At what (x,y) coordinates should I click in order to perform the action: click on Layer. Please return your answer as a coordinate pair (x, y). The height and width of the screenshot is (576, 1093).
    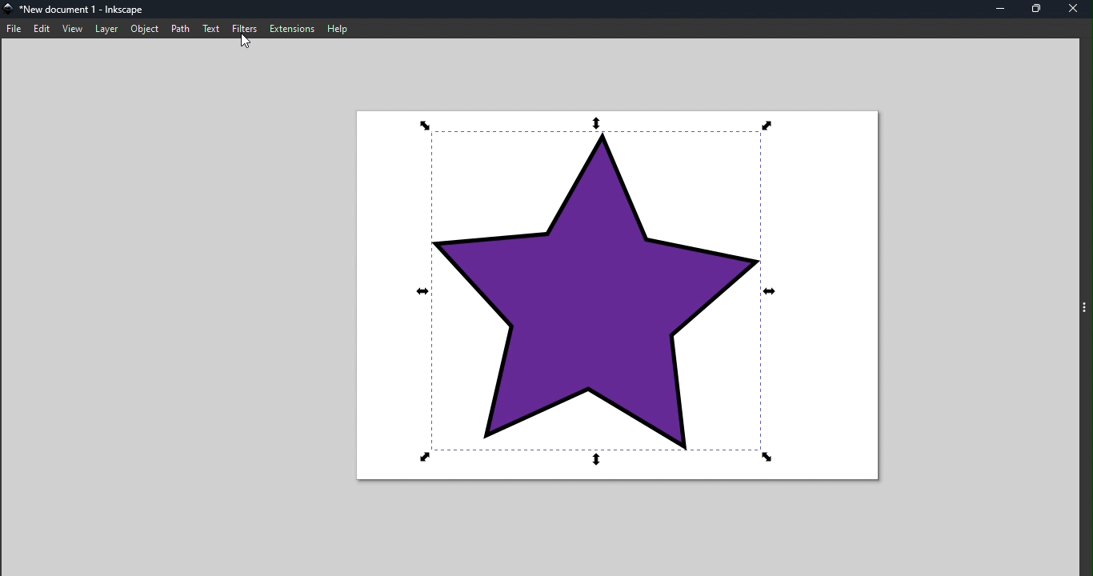
    Looking at the image, I should click on (106, 28).